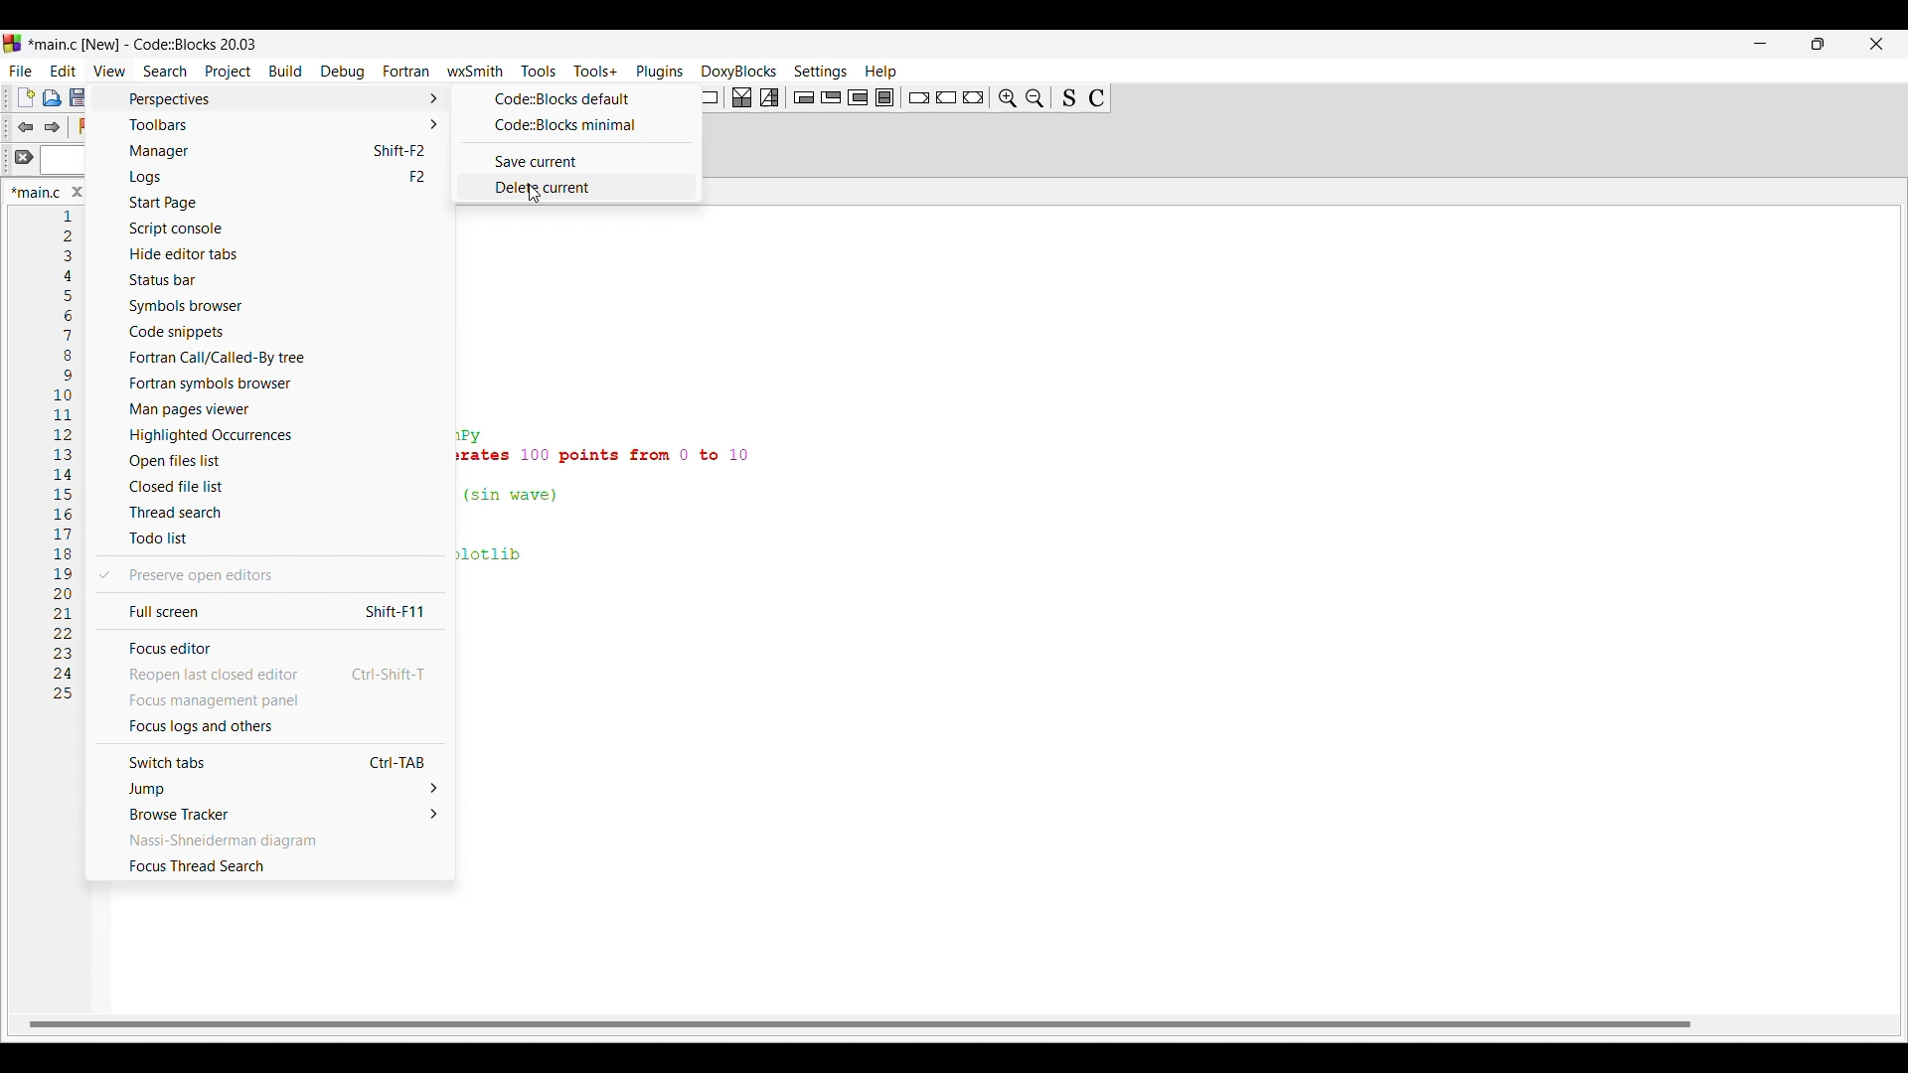 The width and height of the screenshot is (1908, 1073). I want to click on View menu, so click(110, 71).